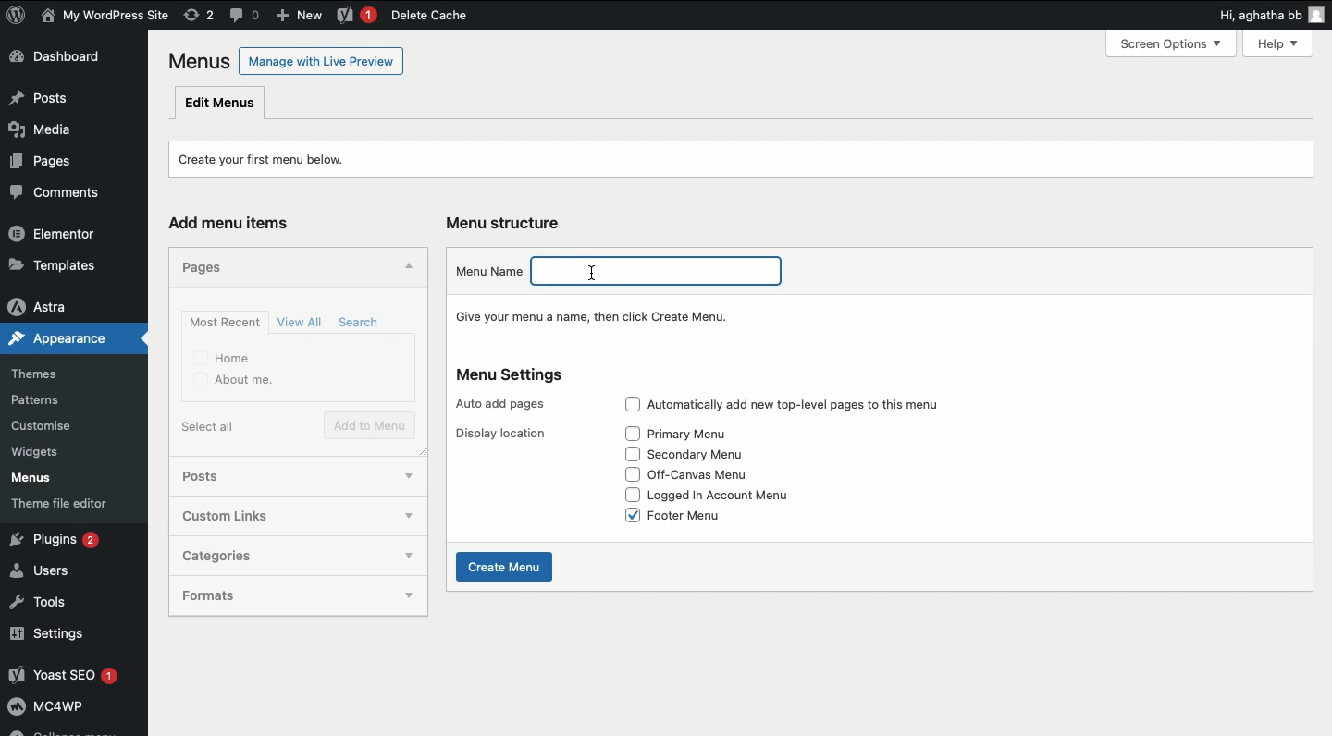 Image resolution: width=1332 pixels, height=736 pixels. What do you see at coordinates (602, 315) in the screenshot?
I see `Give your menu a name, then click Create Menu.` at bounding box center [602, 315].